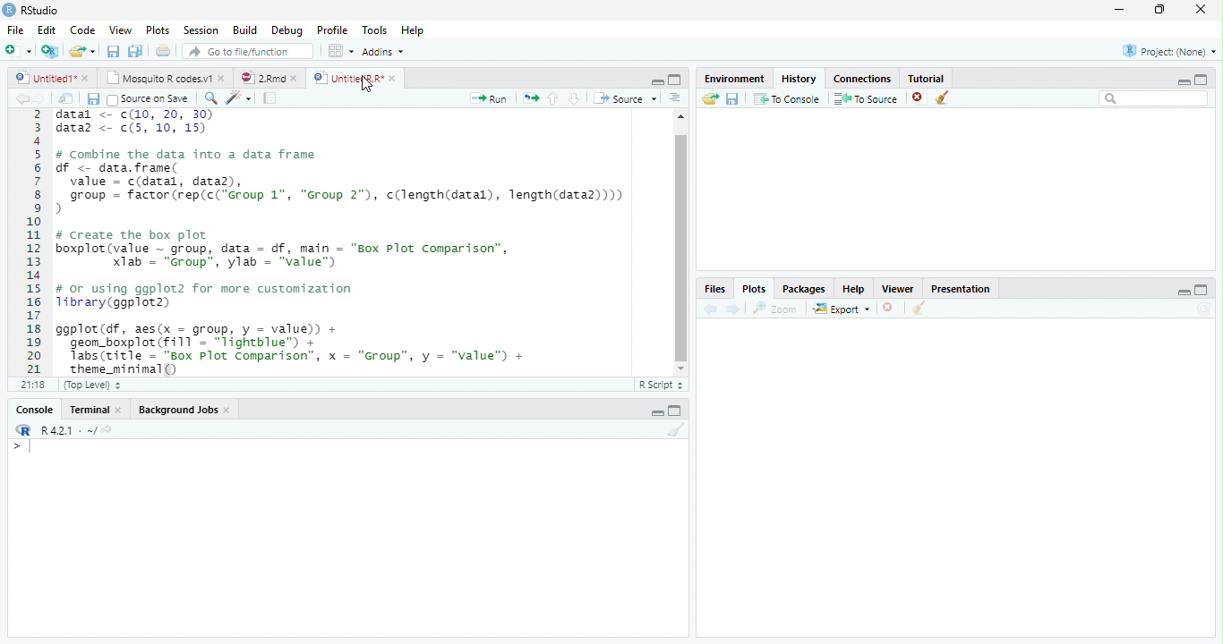 This screenshot has height=644, width=1223. I want to click on Go back to previous source location, so click(21, 98).